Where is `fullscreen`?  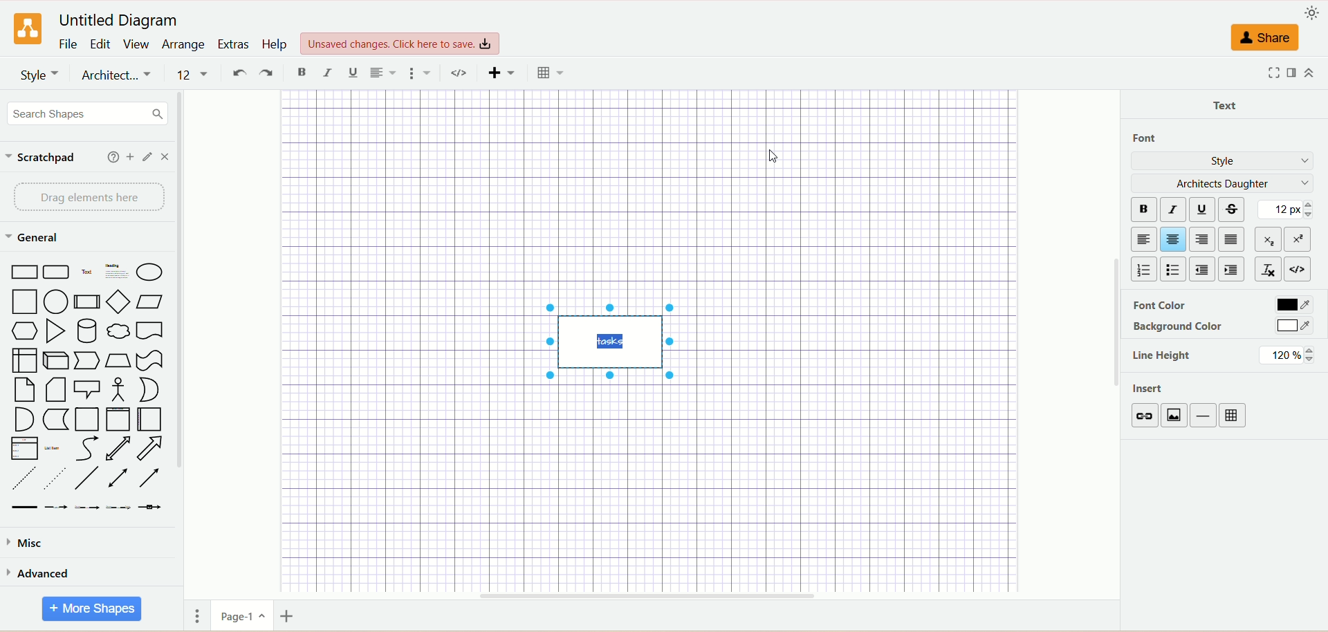 fullscreen is located at coordinates (1273, 73).